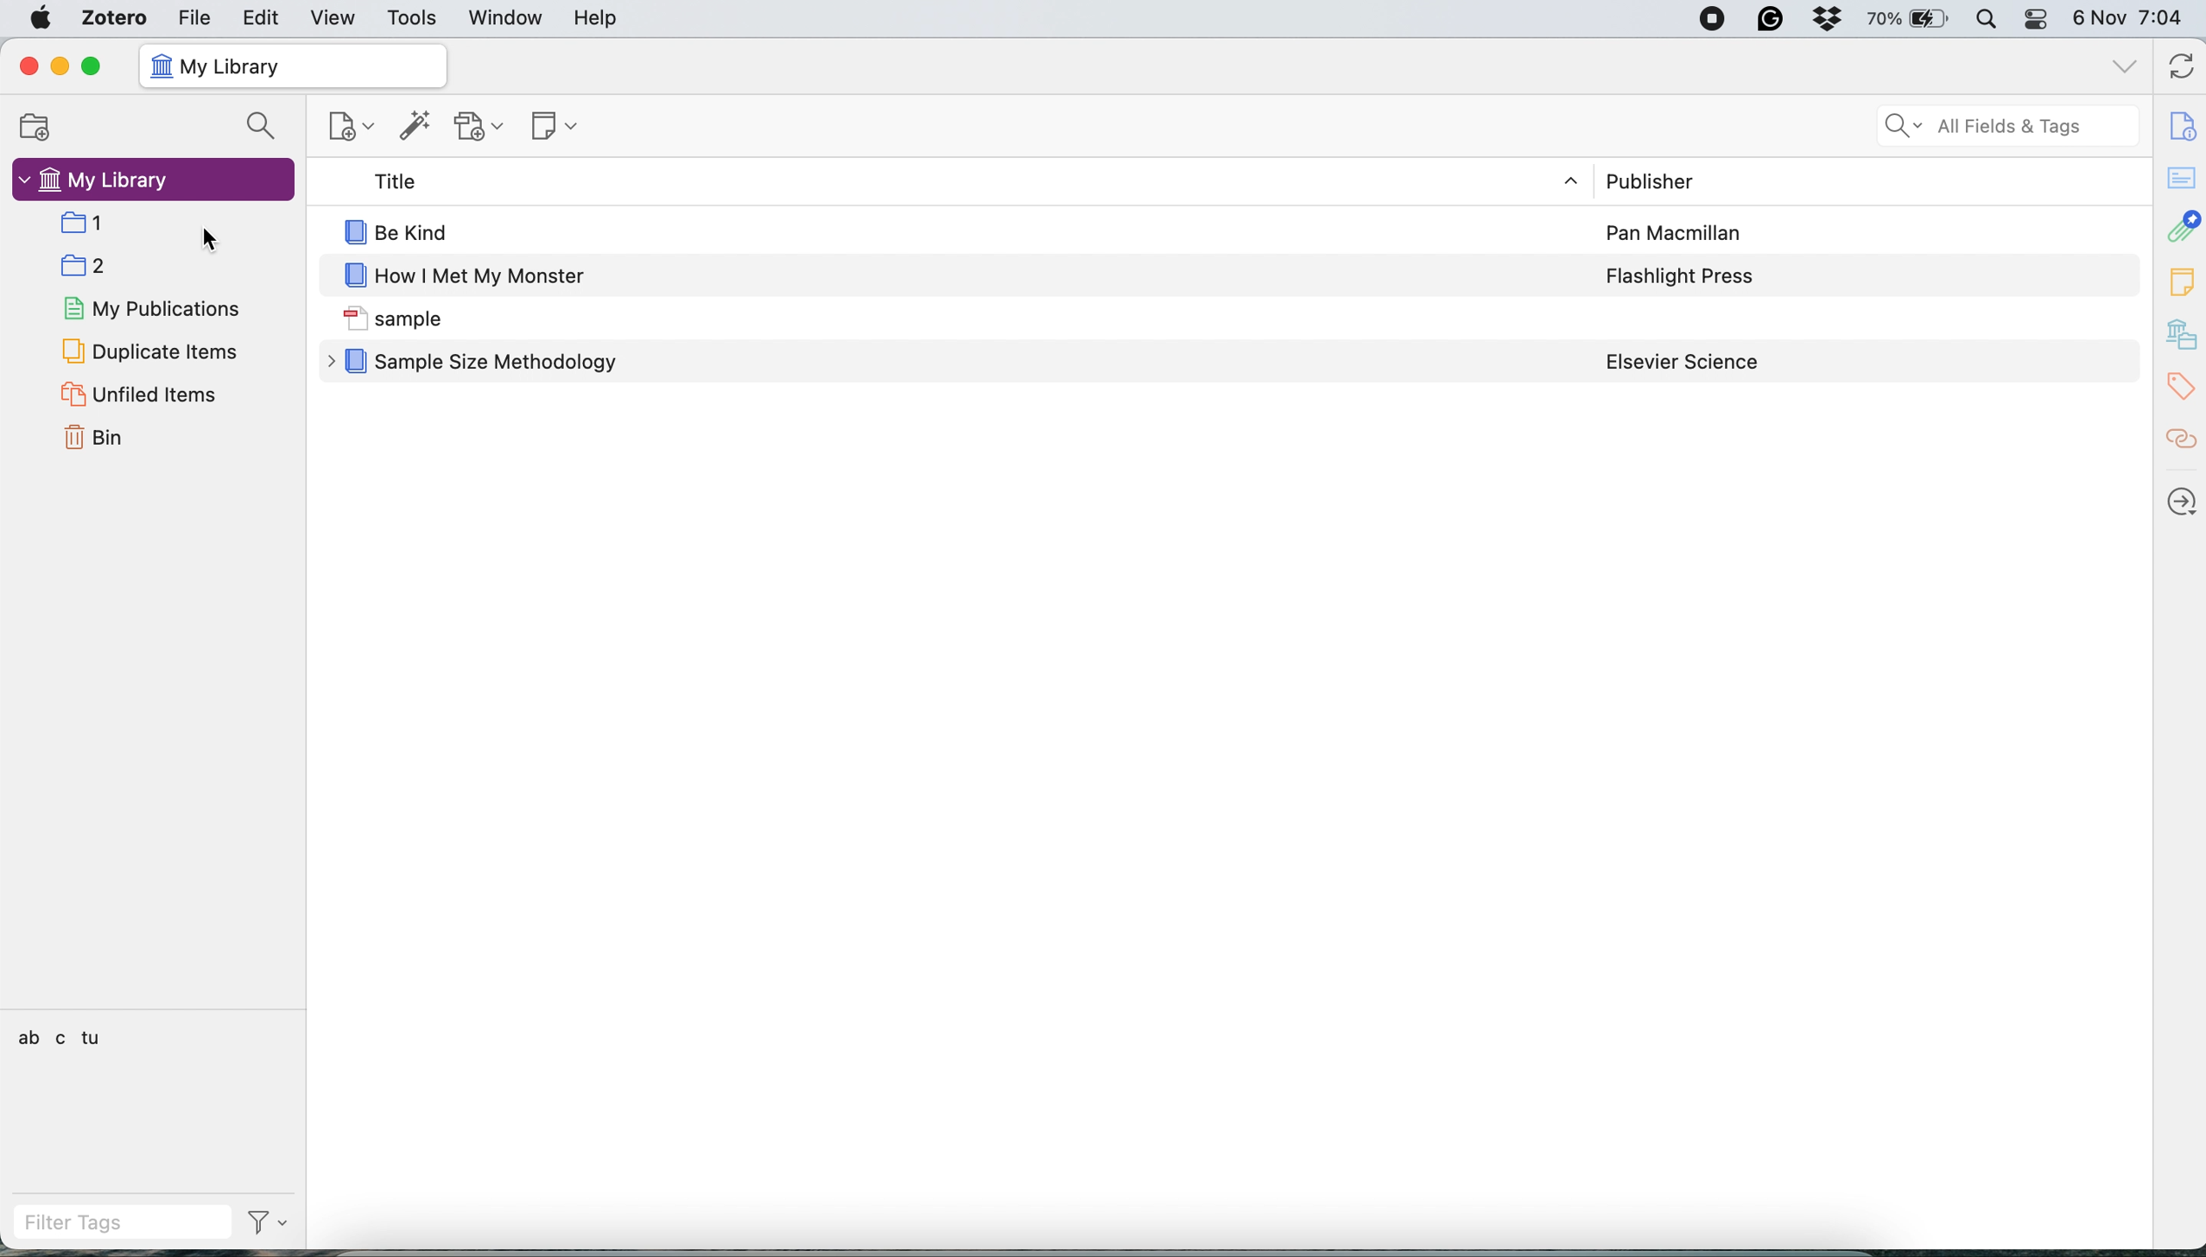  What do you see at coordinates (1833, 20) in the screenshot?
I see `dropbox` at bounding box center [1833, 20].